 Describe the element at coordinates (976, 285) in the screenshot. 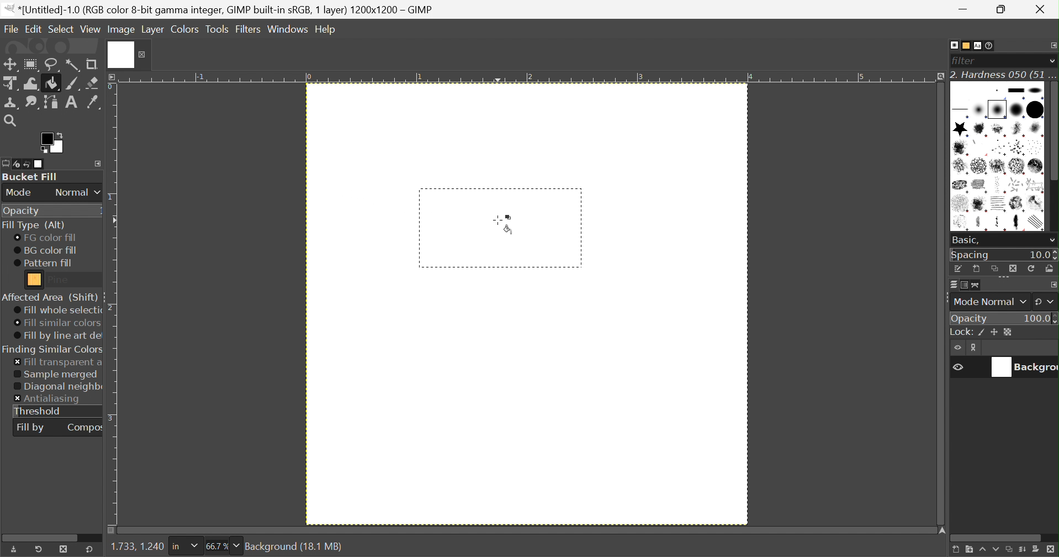

I see `Paths` at that location.